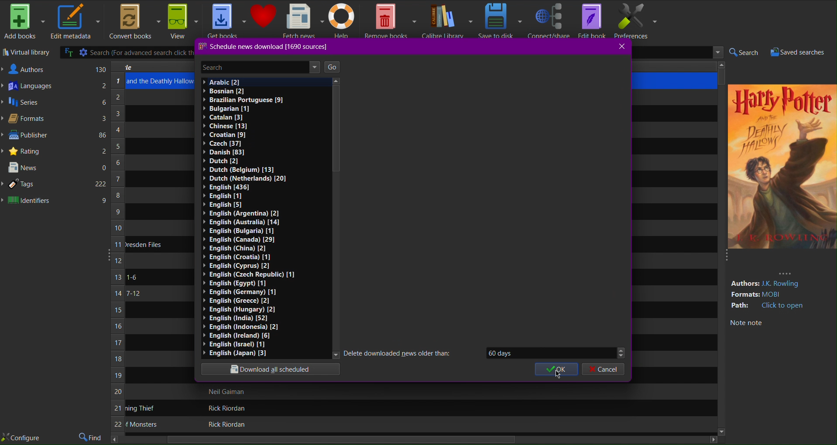  Describe the element at coordinates (239, 240) in the screenshot. I see `English (Canada) [2]` at that location.